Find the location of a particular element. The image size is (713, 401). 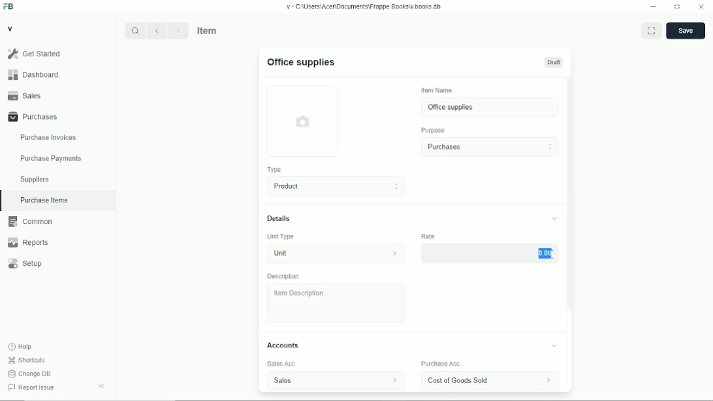

item name is located at coordinates (437, 90).